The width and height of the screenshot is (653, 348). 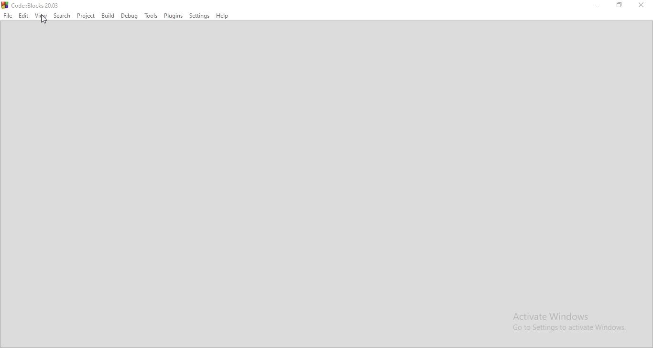 I want to click on Activate Windows, so click(x=551, y=316).